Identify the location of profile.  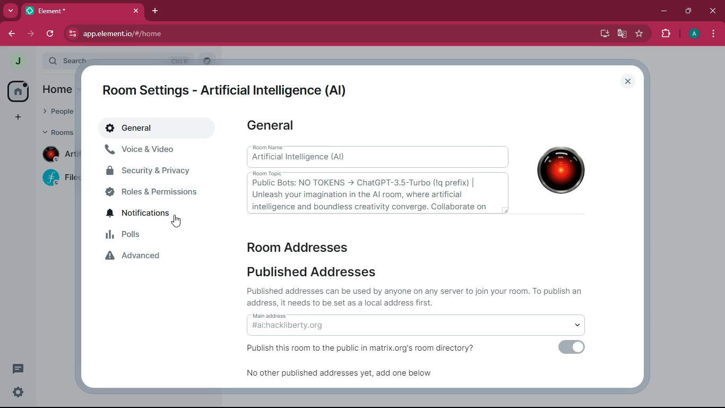
(695, 35).